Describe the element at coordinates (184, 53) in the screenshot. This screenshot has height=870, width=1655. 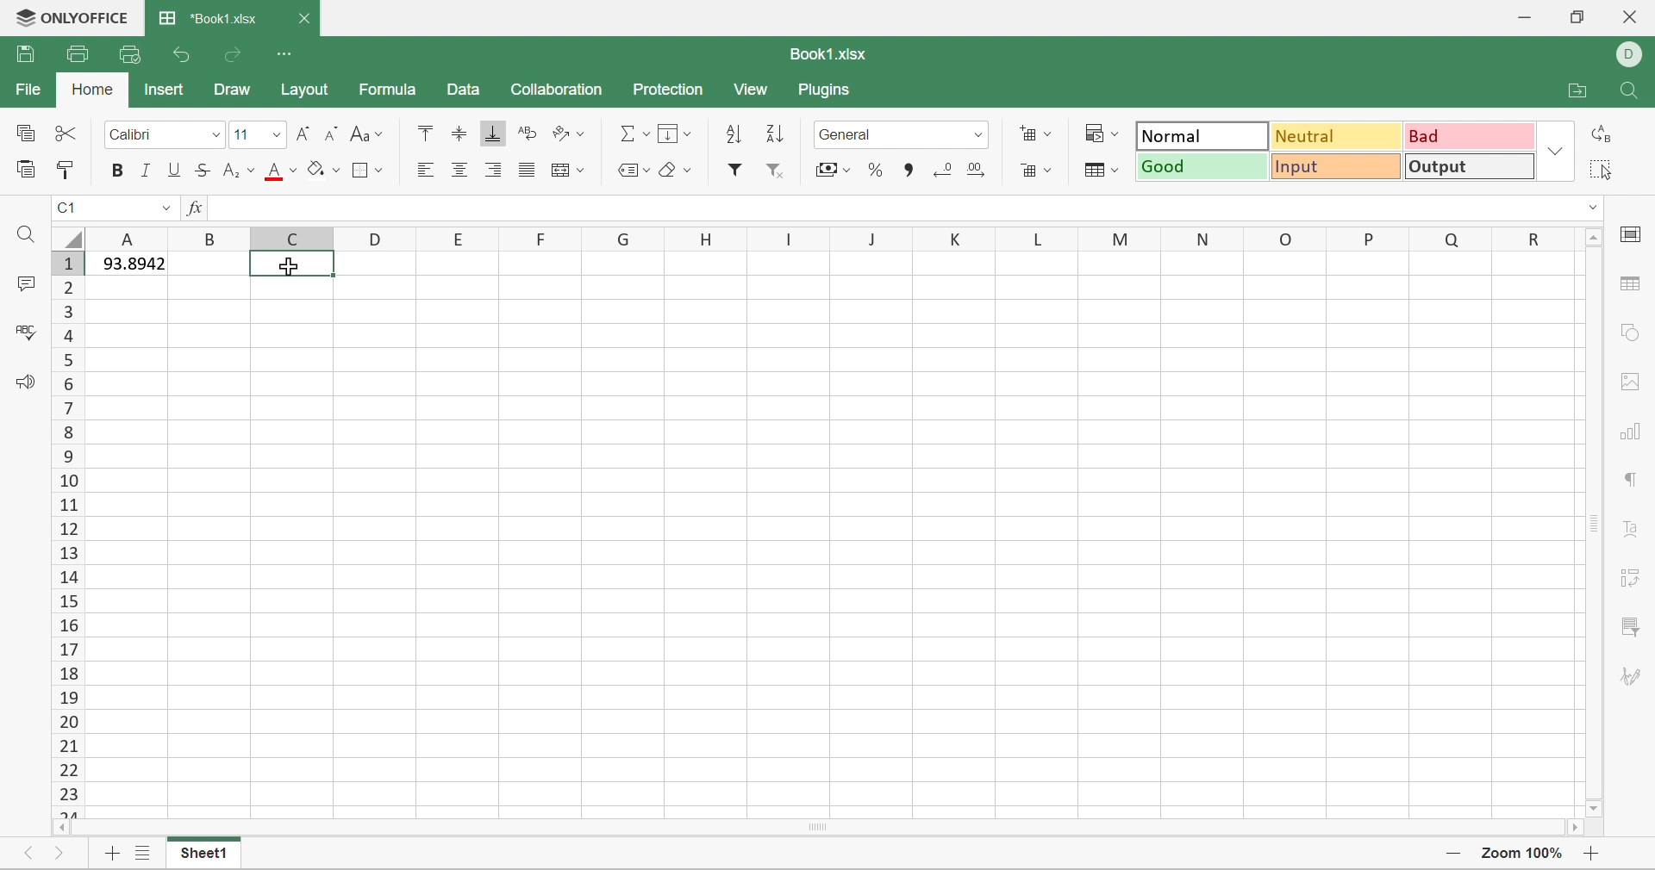
I see `Undo` at that location.